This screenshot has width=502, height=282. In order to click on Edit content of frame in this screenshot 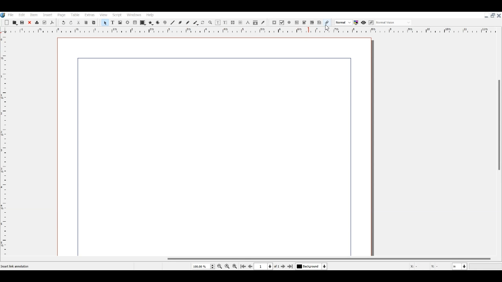, I will do `click(218, 22)`.